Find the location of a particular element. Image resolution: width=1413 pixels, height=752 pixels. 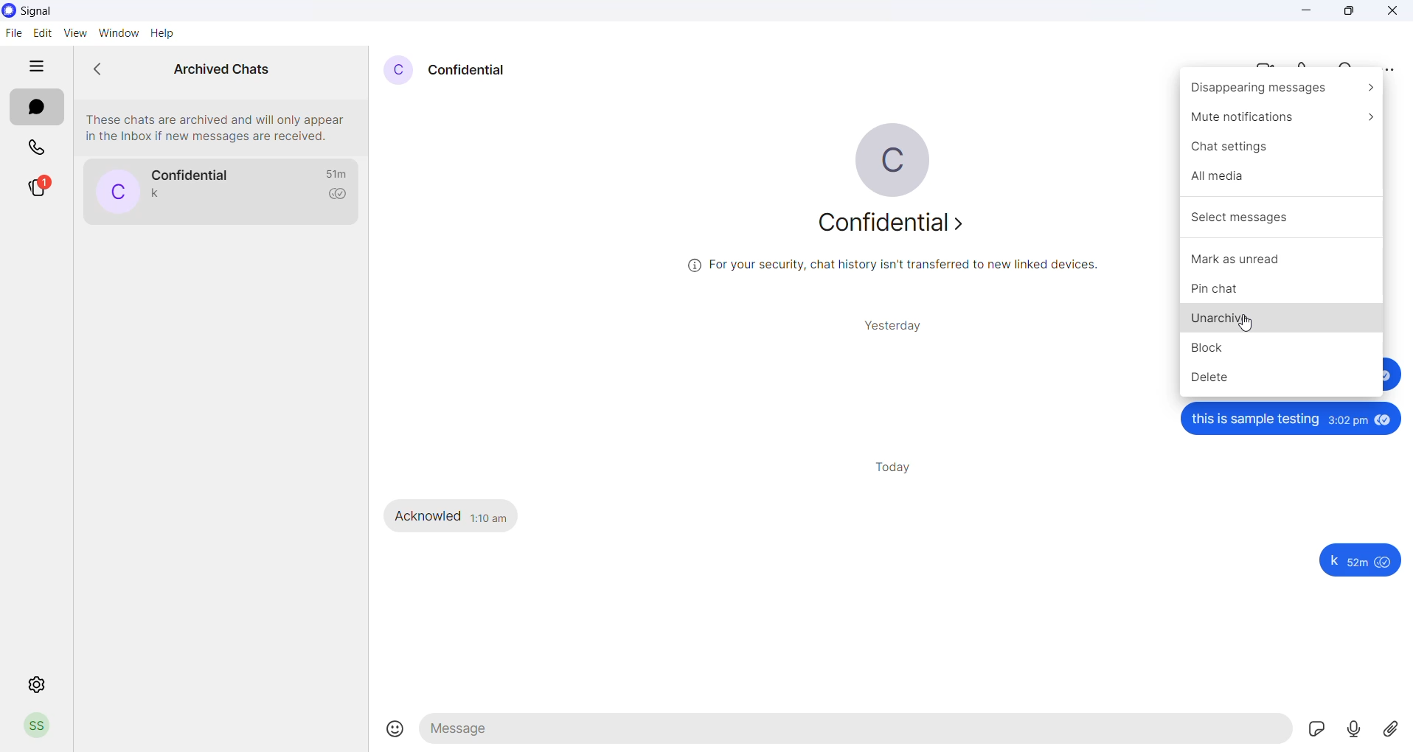

read recipient is located at coordinates (339, 195).